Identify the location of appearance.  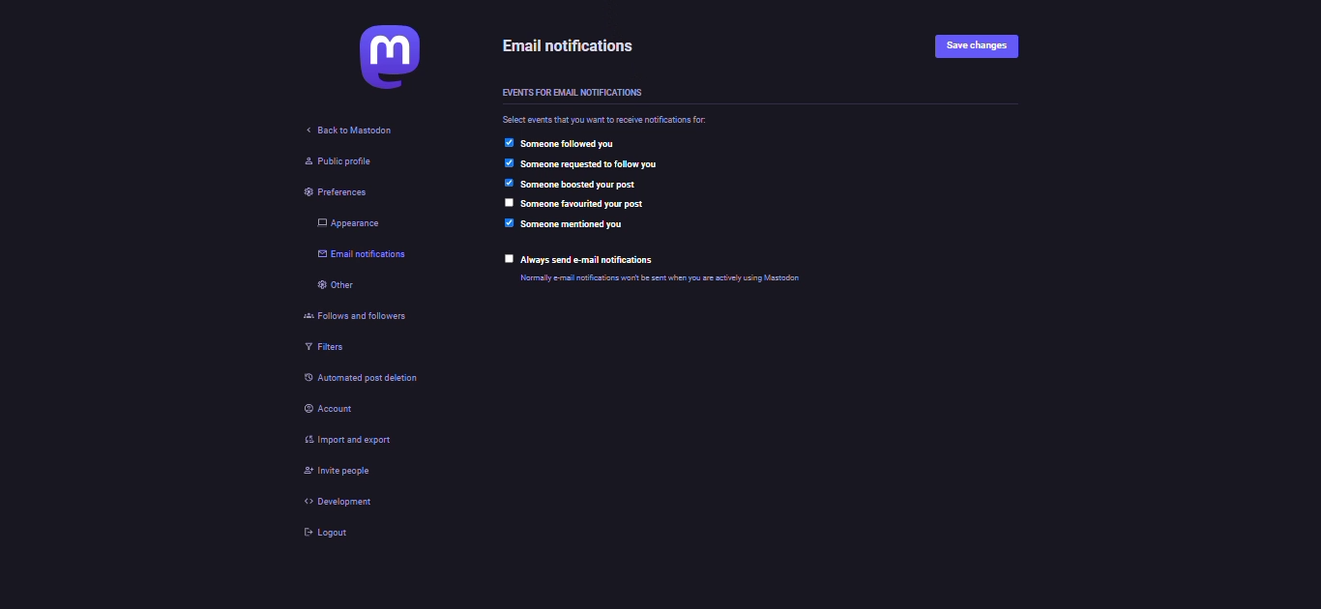
(345, 224).